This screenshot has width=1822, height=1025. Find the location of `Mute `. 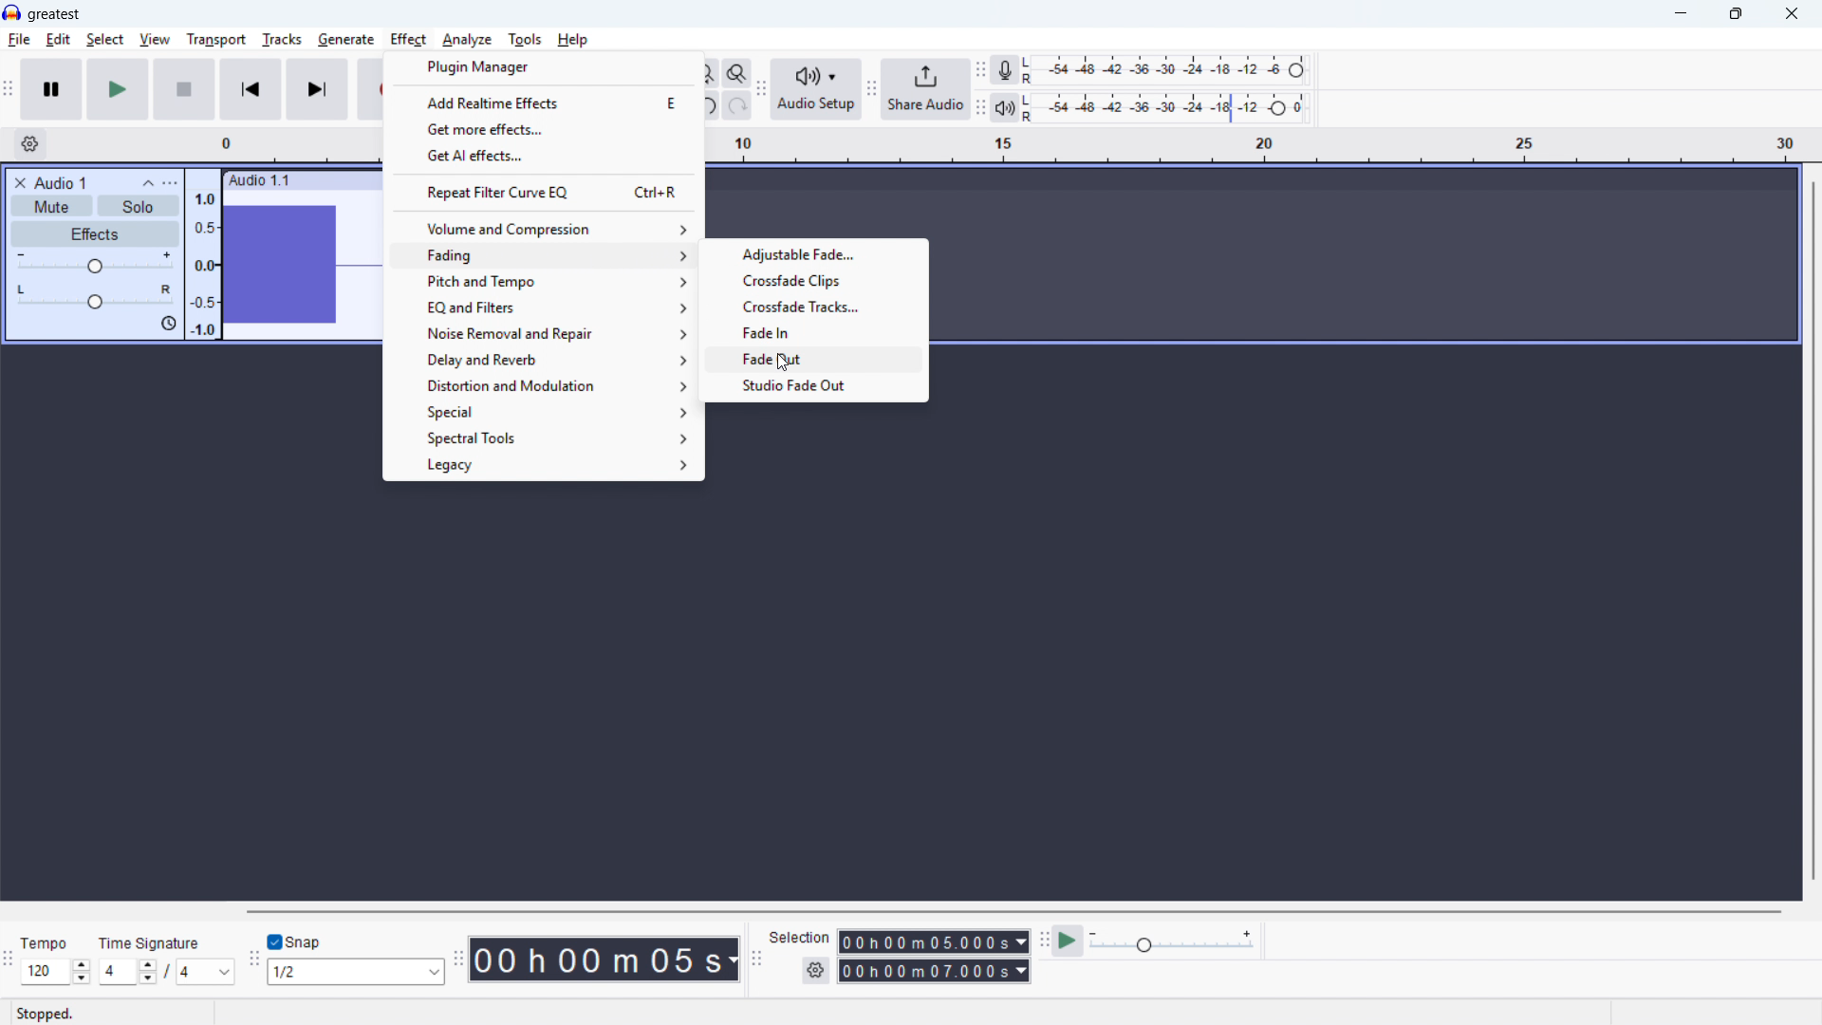

Mute  is located at coordinates (51, 205).